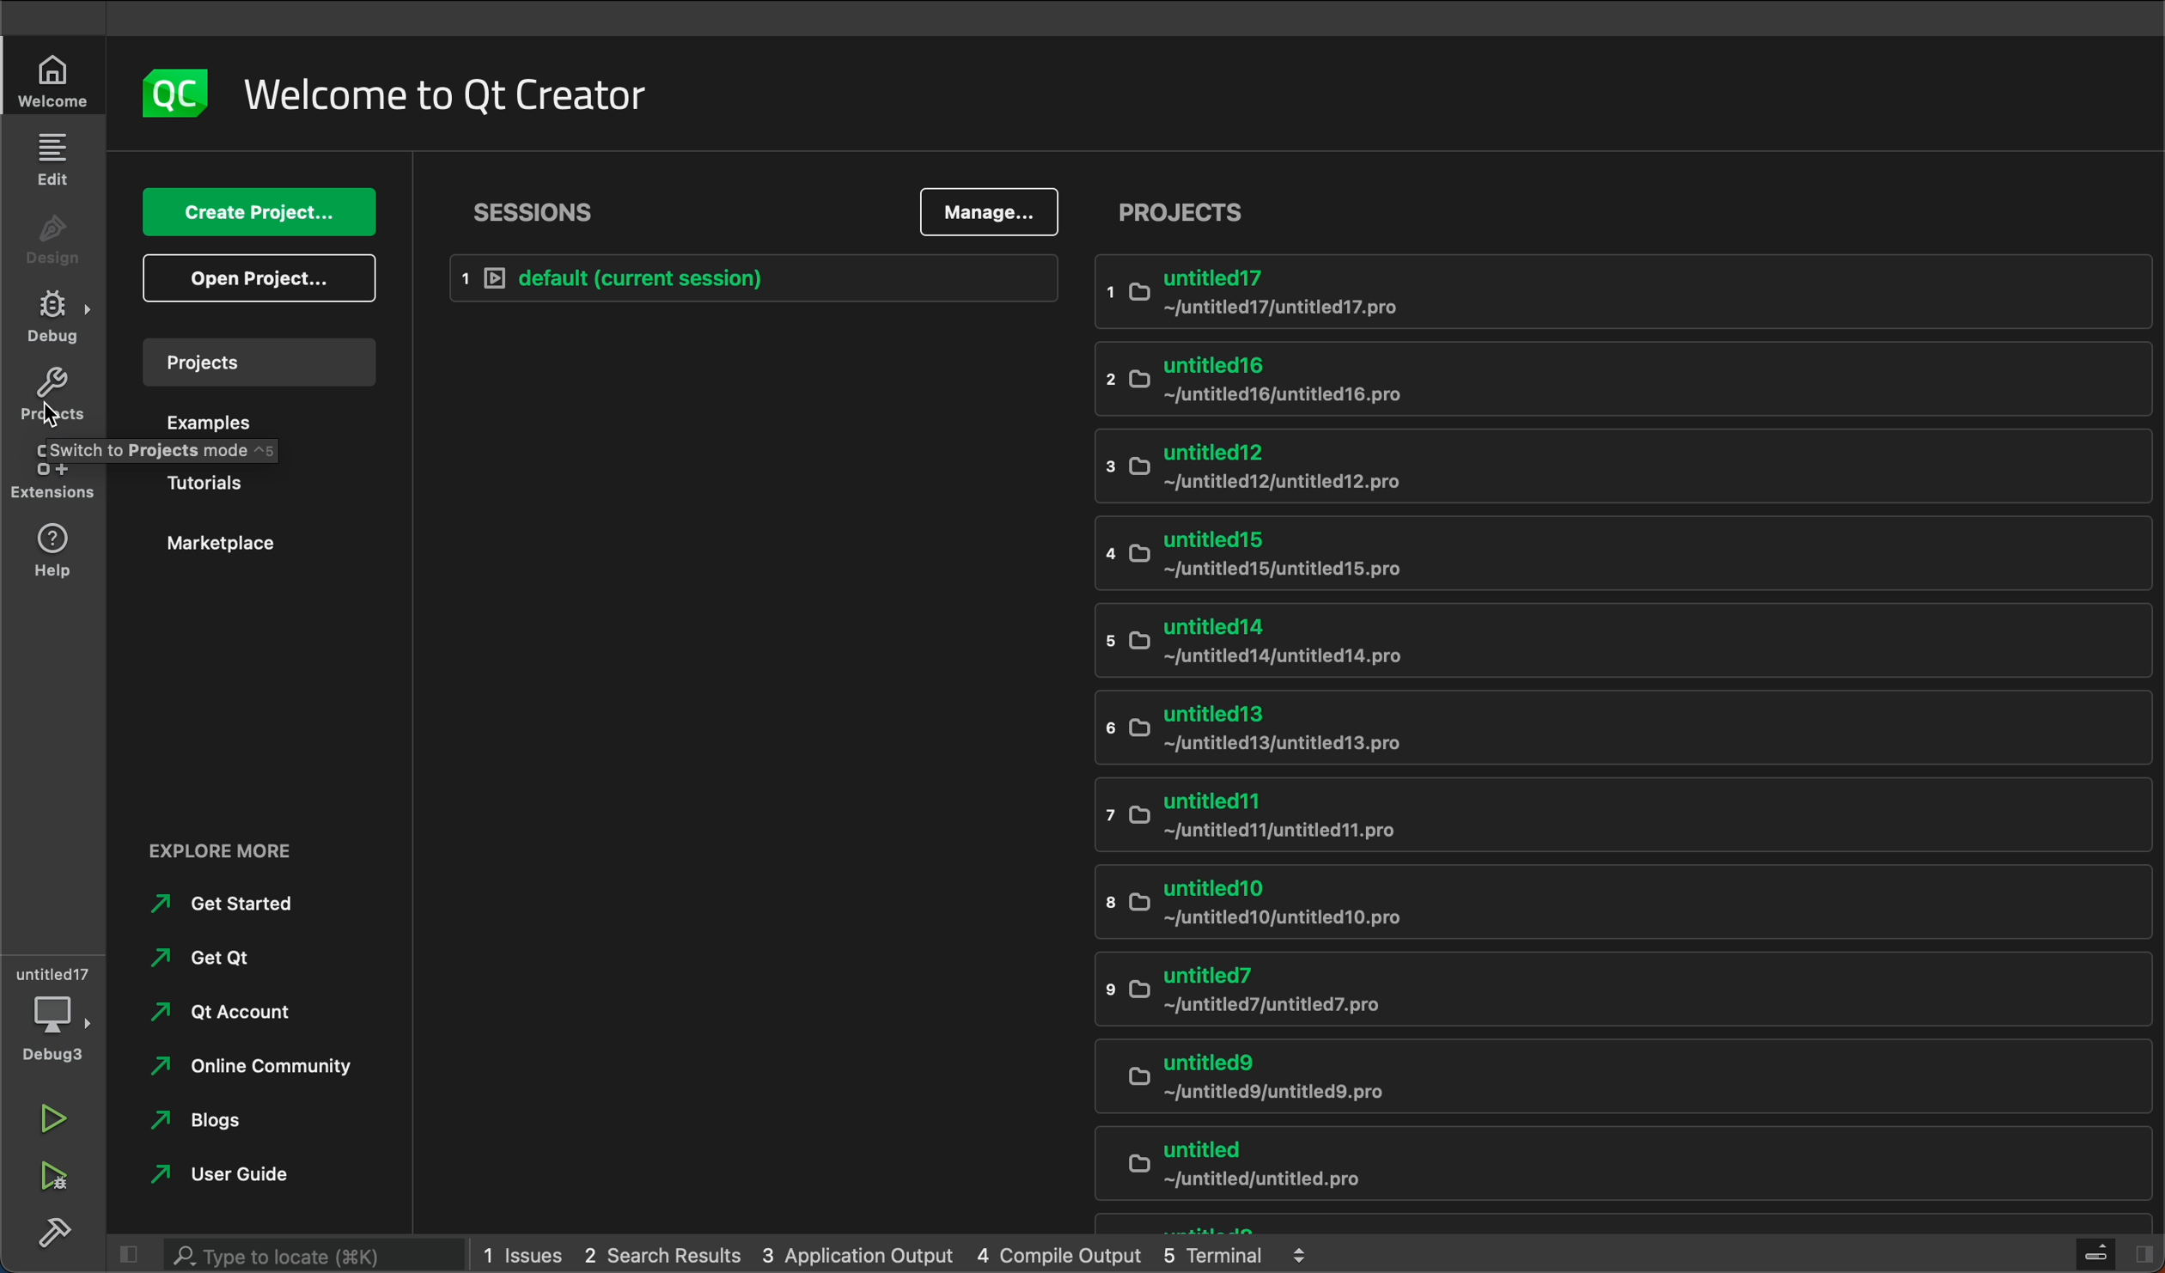 This screenshot has width=2165, height=1273. What do you see at coordinates (256, 212) in the screenshot?
I see `create project` at bounding box center [256, 212].